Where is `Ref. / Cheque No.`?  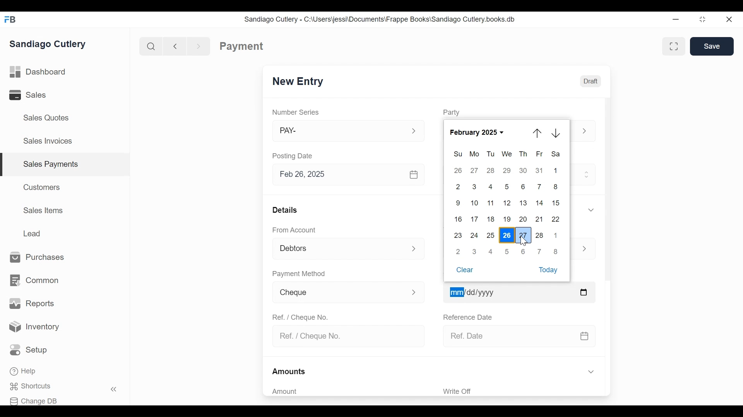
Ref. / Cheque No. is located at coordinates (300, 317).